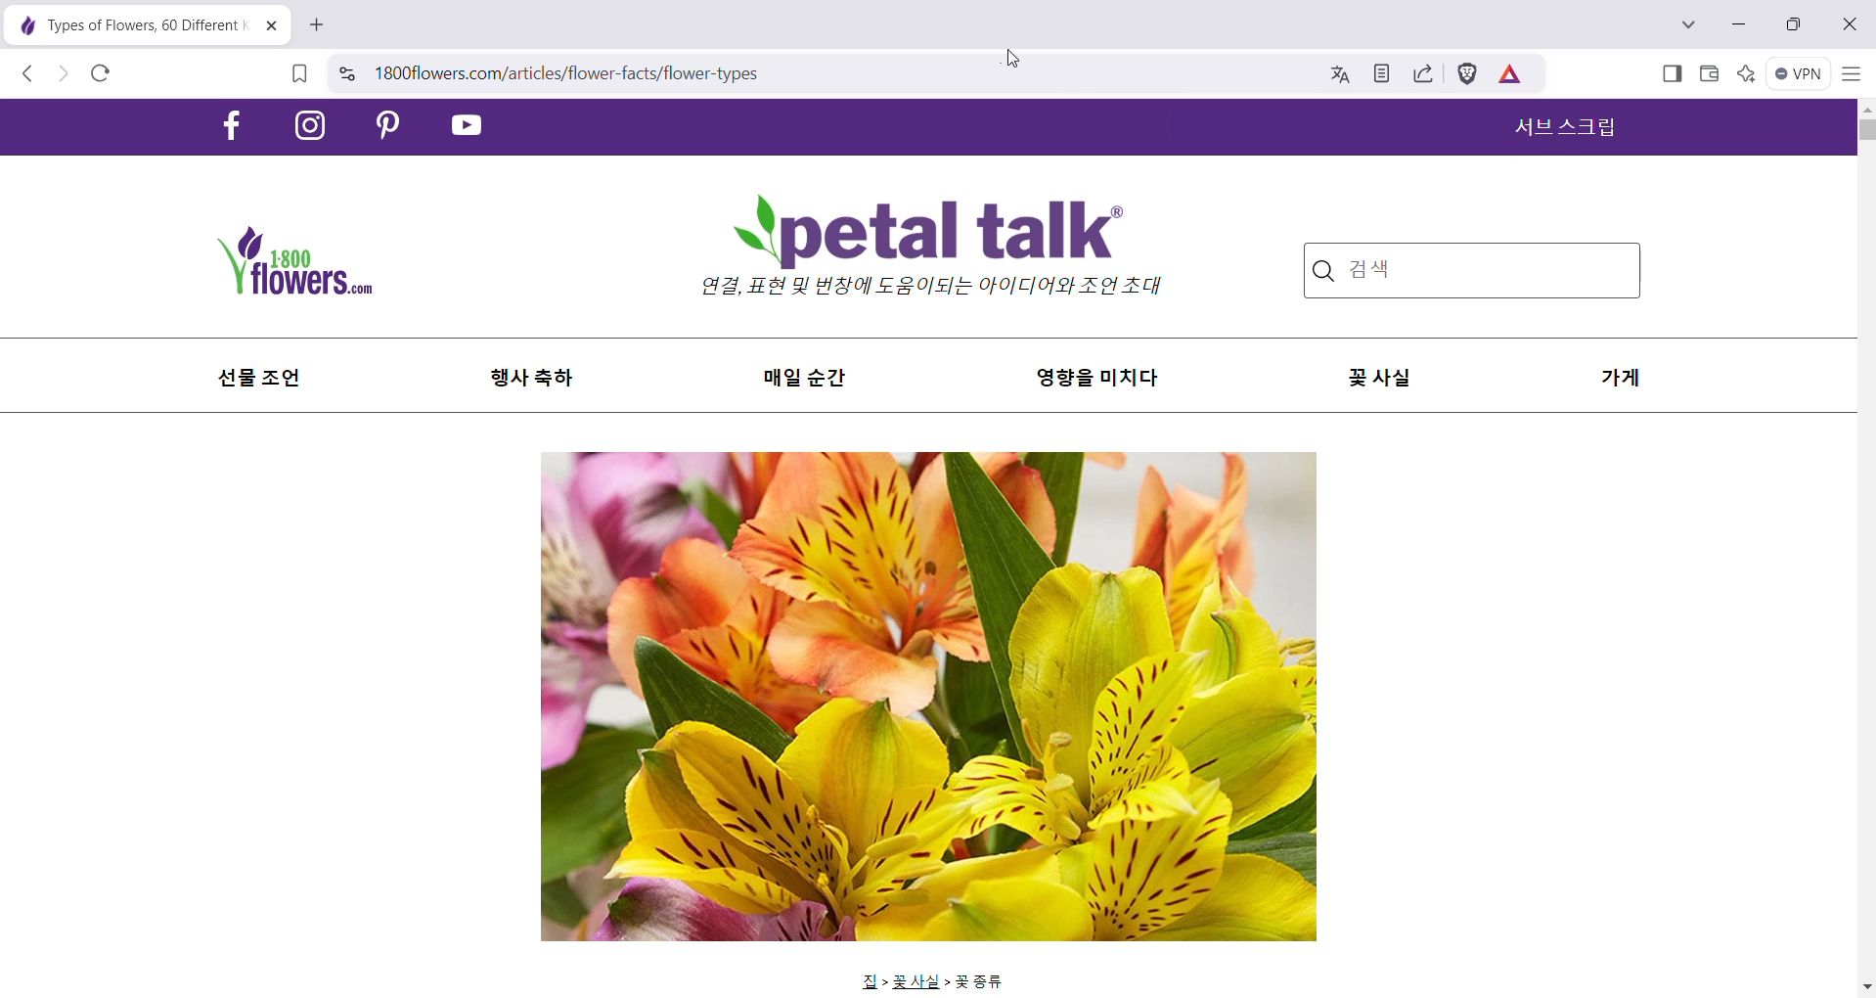  Describe the element at coordinates (318, 24) in the screenshot. I see `New Tab` at that location.